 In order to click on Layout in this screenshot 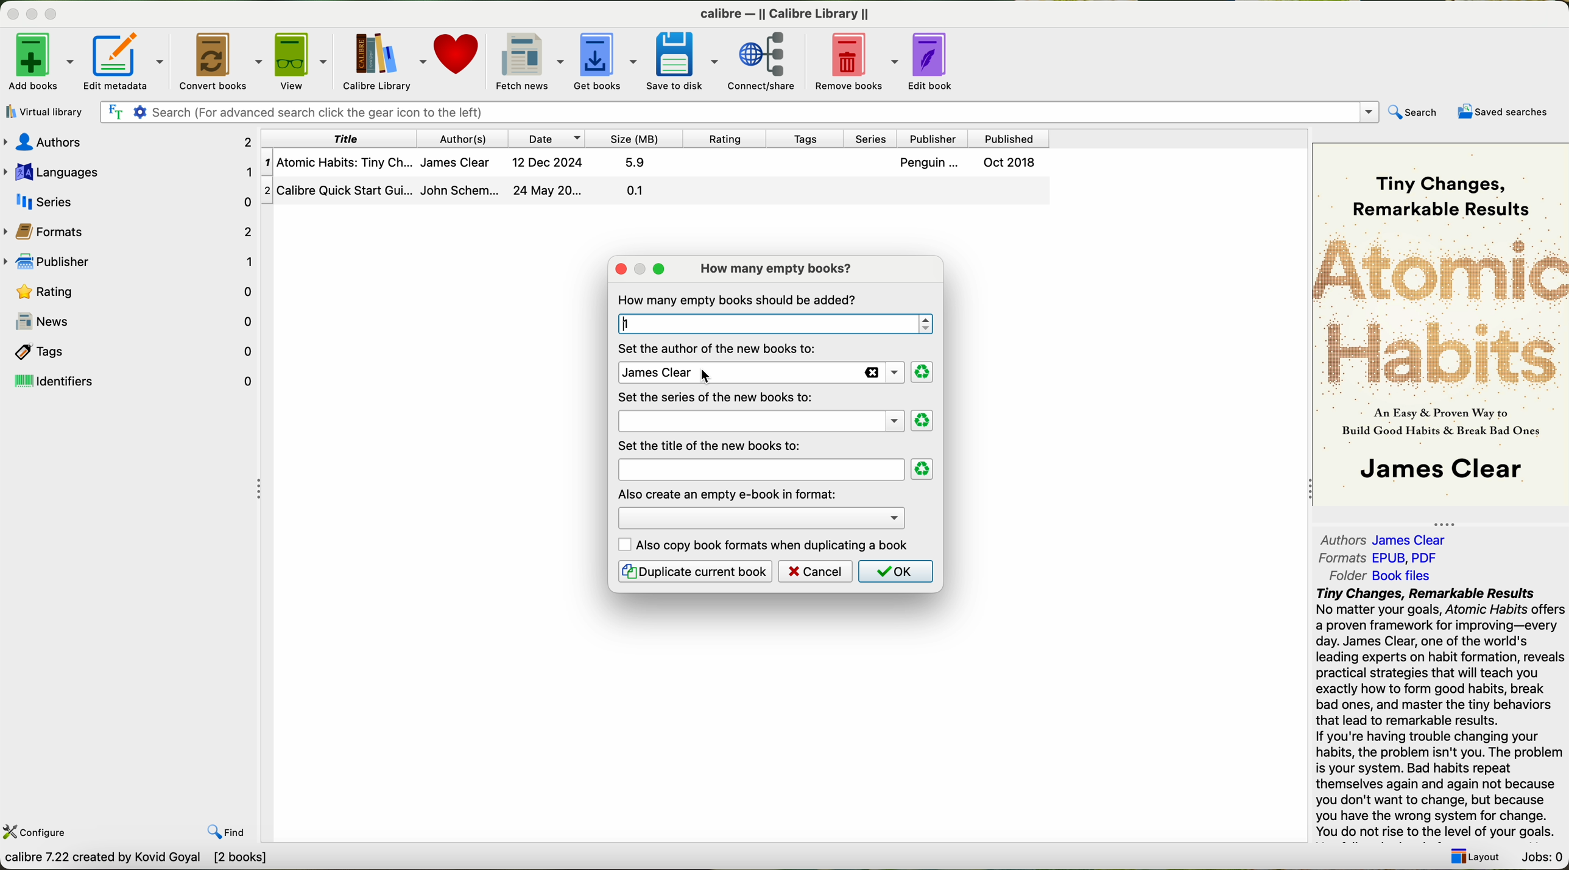, I will do `click(1475, 857)`.